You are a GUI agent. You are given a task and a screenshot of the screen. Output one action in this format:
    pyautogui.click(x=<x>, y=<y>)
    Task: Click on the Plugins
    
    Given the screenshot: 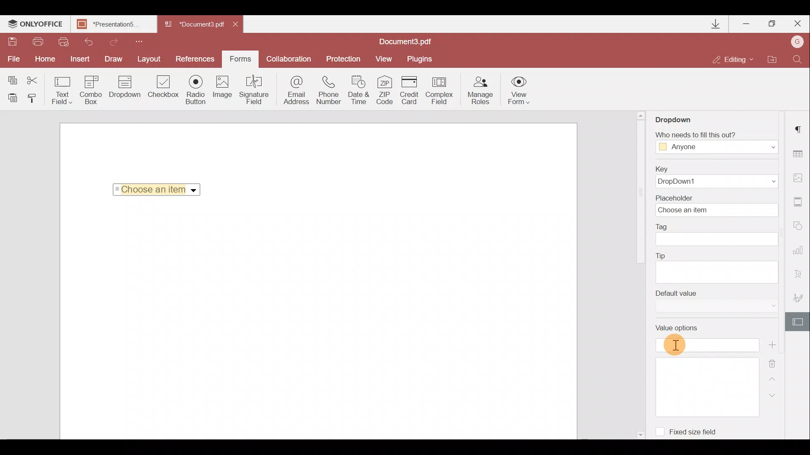 What is the action you would take?
    pyautogui.click(x=421, y=58)
    